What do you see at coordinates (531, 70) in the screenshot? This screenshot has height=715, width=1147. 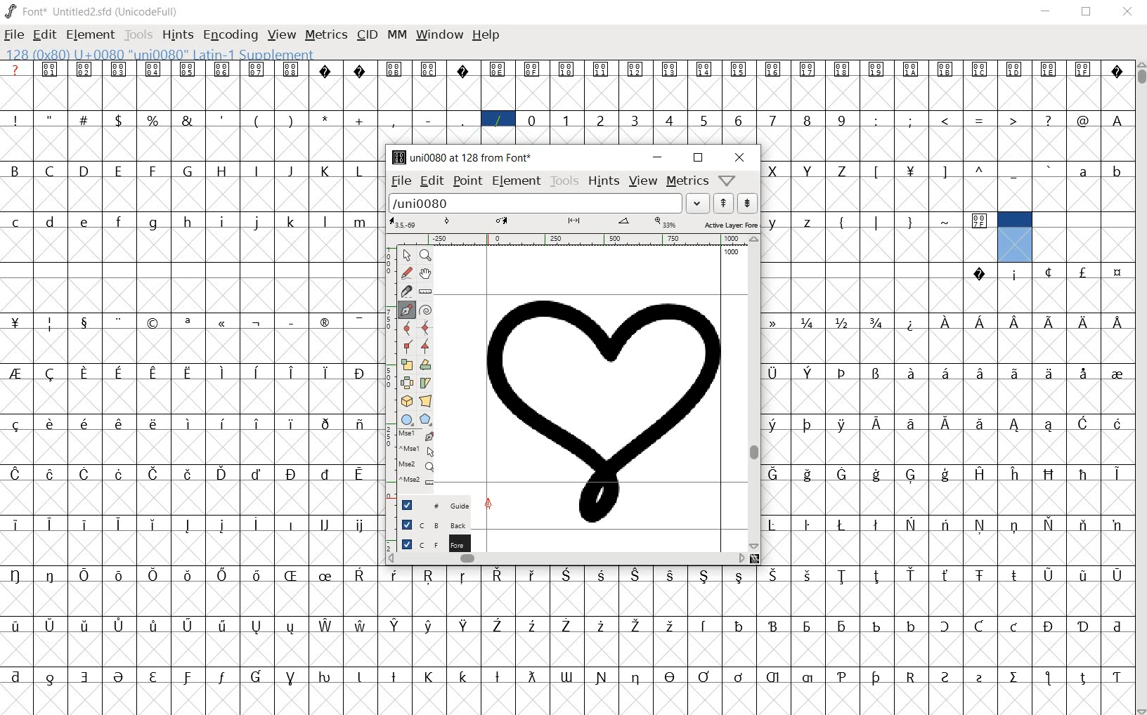 I see `glyph` at bounding box center [531, 70].